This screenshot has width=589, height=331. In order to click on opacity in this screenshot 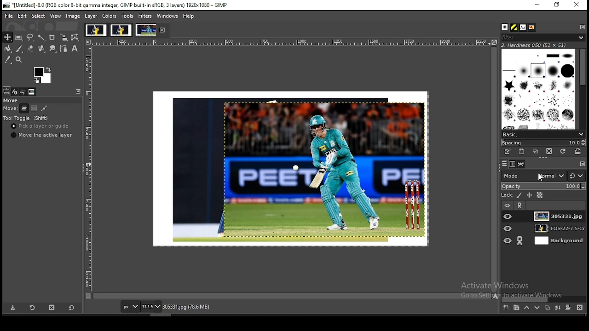, I will do `click(543, 186)`.